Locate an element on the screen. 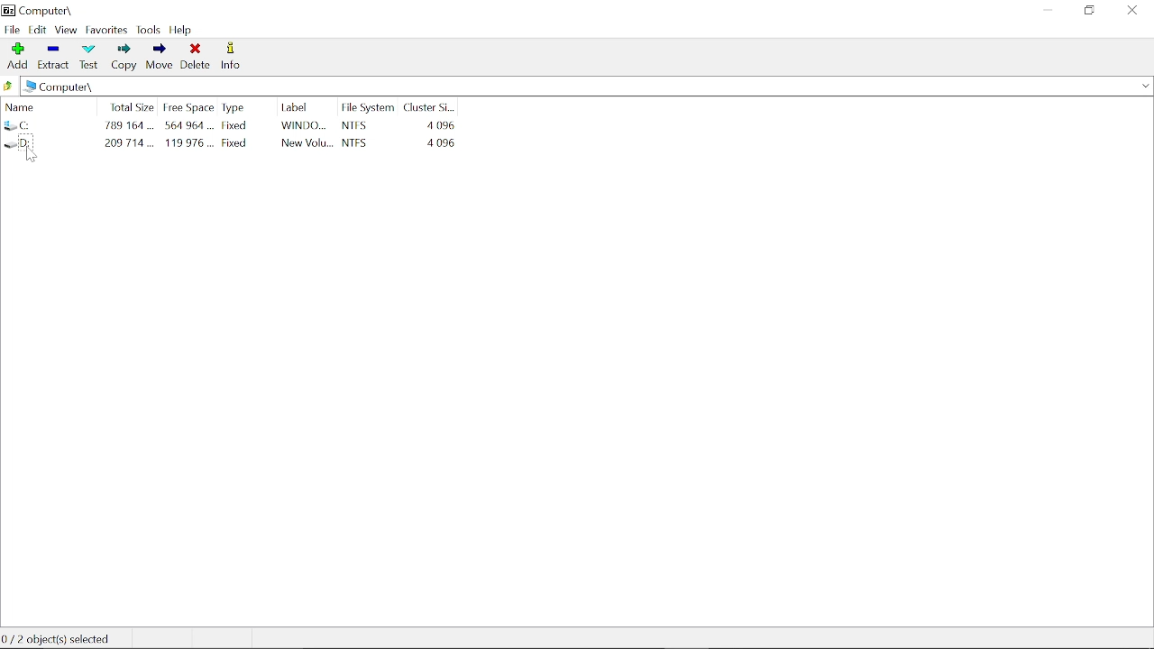 Image resolution: width=1154 pixels, height=649 pixels. close is located at coordinates (1131, 11).